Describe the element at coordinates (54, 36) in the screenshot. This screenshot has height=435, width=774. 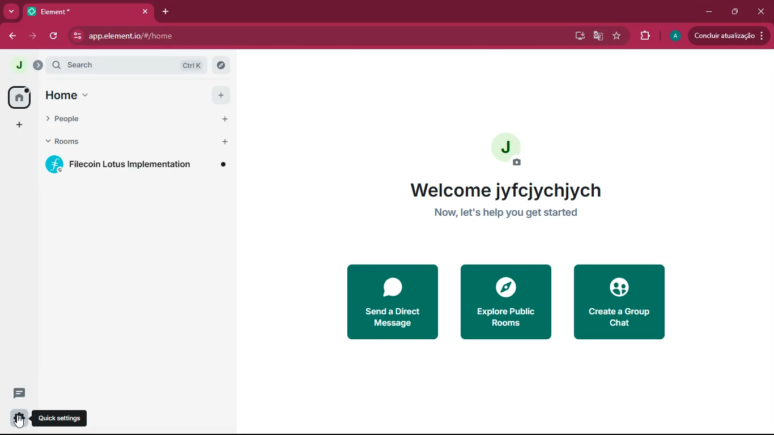
I see `refresh` at that location.